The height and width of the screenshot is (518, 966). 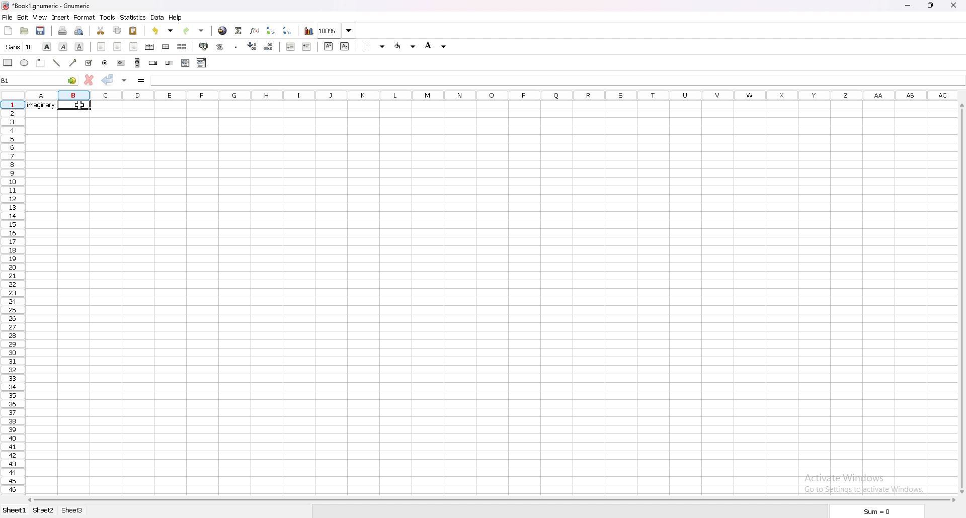 I want to click on scroll bar, so click(x=138, y=62).